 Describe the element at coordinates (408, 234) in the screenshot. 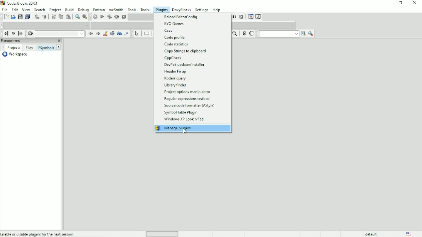

I see `Language` at that location.